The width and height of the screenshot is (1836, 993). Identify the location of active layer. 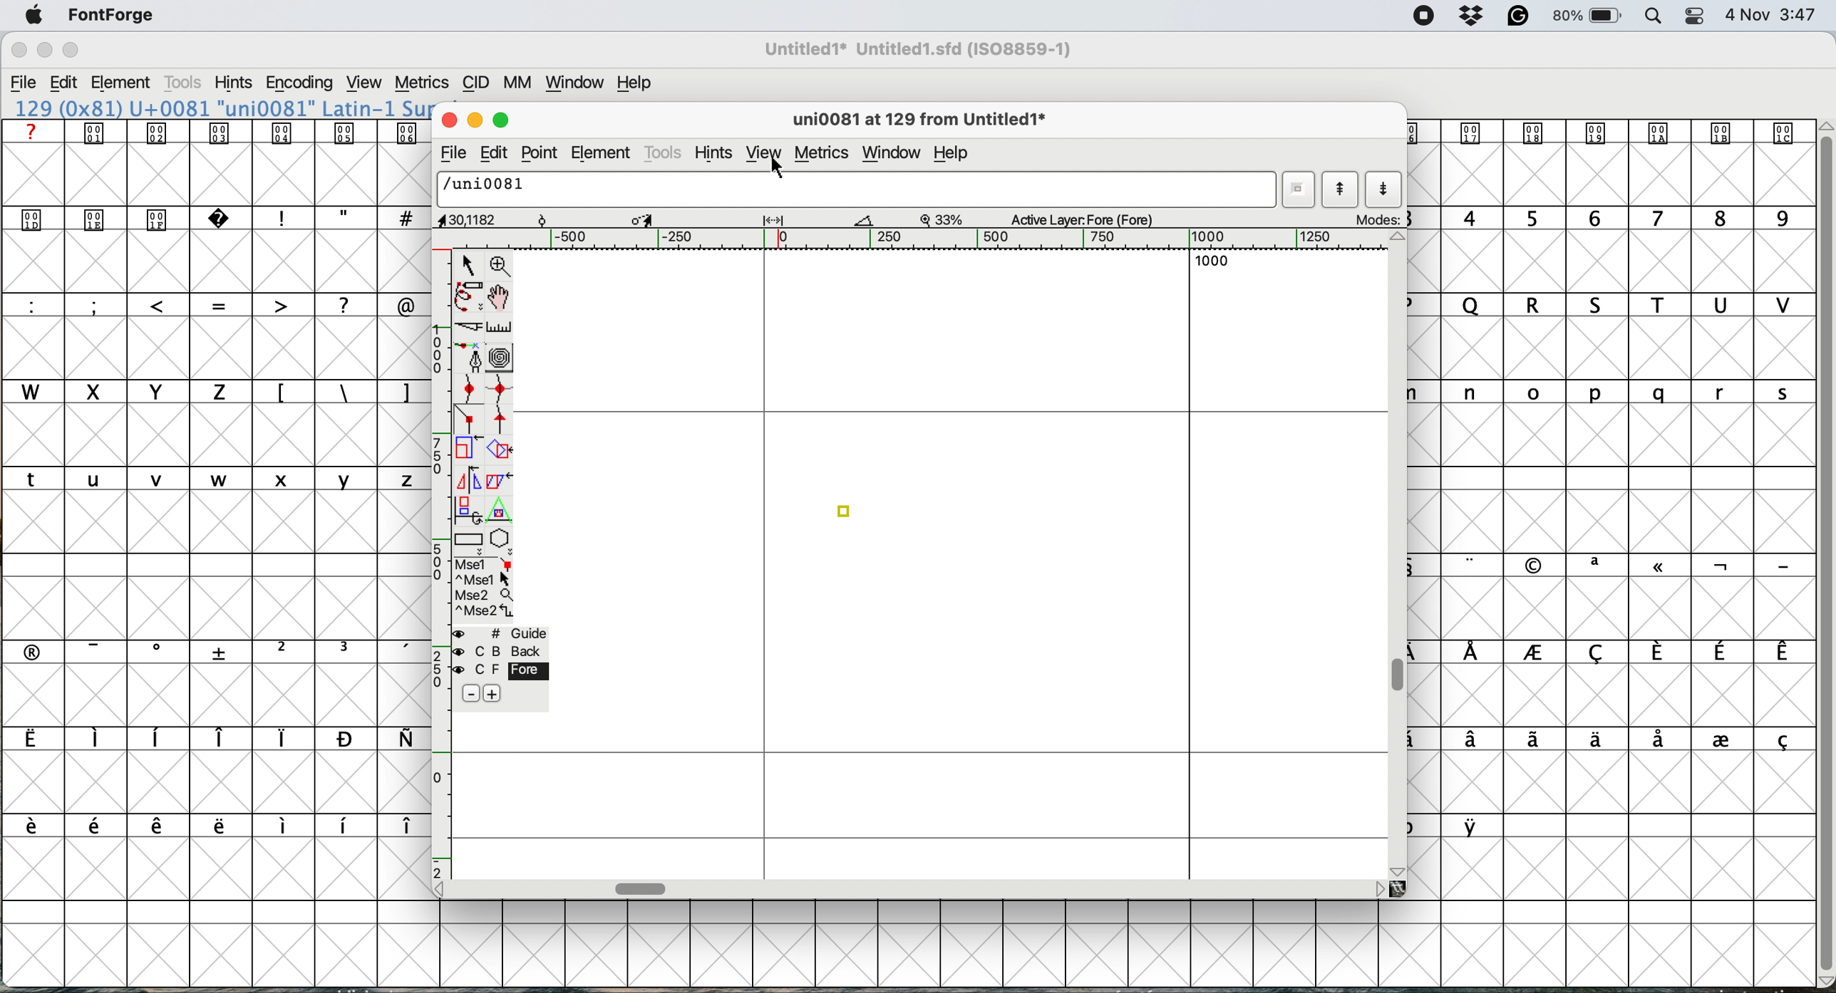
(1084, 220).